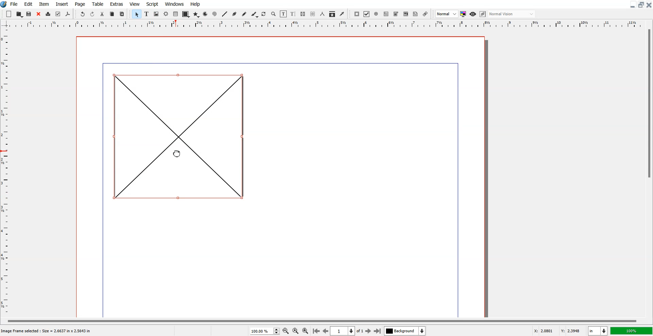 The image size is (653, 336). Describe the element at coordinates (185, 15) in the screenshot. I see `Shape` at that location.